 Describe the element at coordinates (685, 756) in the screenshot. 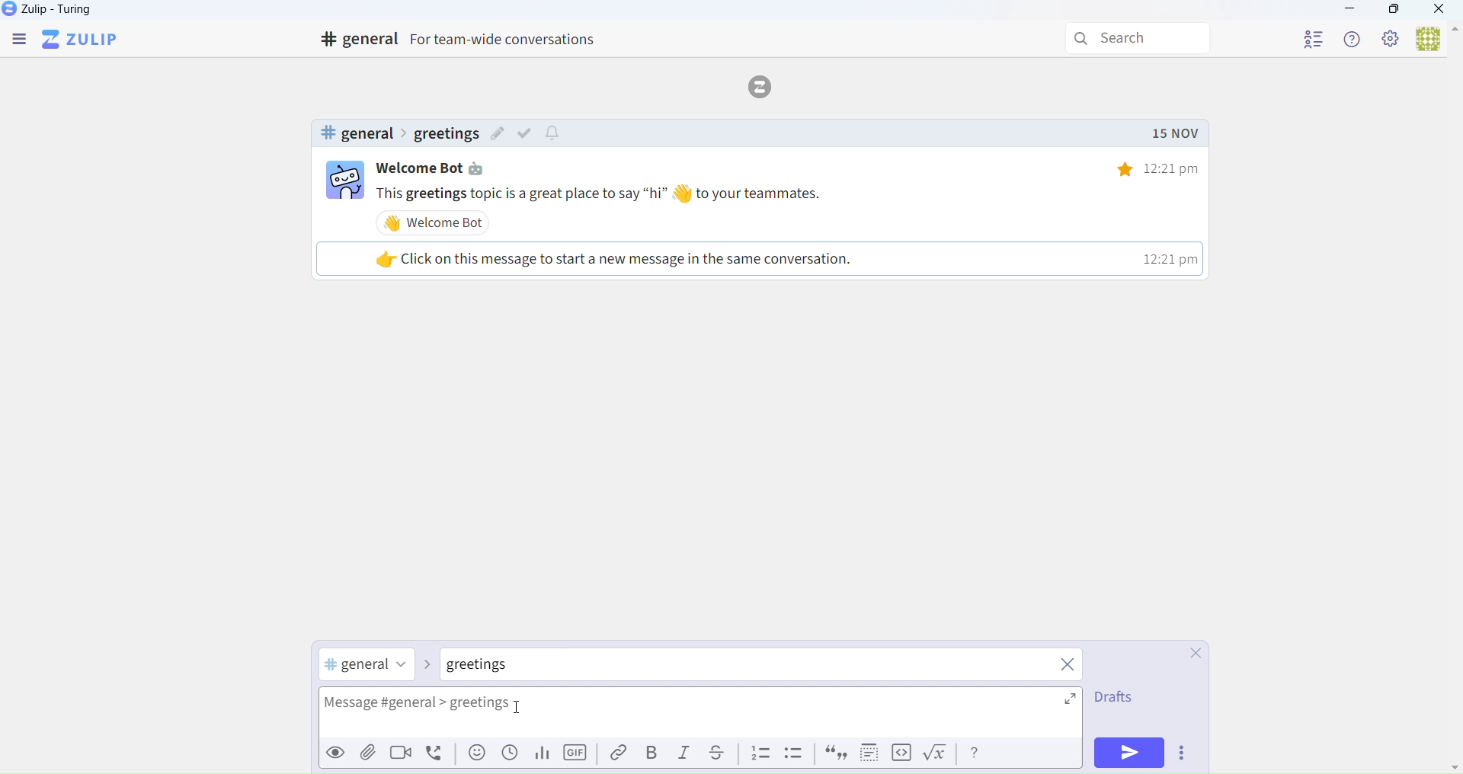

I see `Italic` at that location.